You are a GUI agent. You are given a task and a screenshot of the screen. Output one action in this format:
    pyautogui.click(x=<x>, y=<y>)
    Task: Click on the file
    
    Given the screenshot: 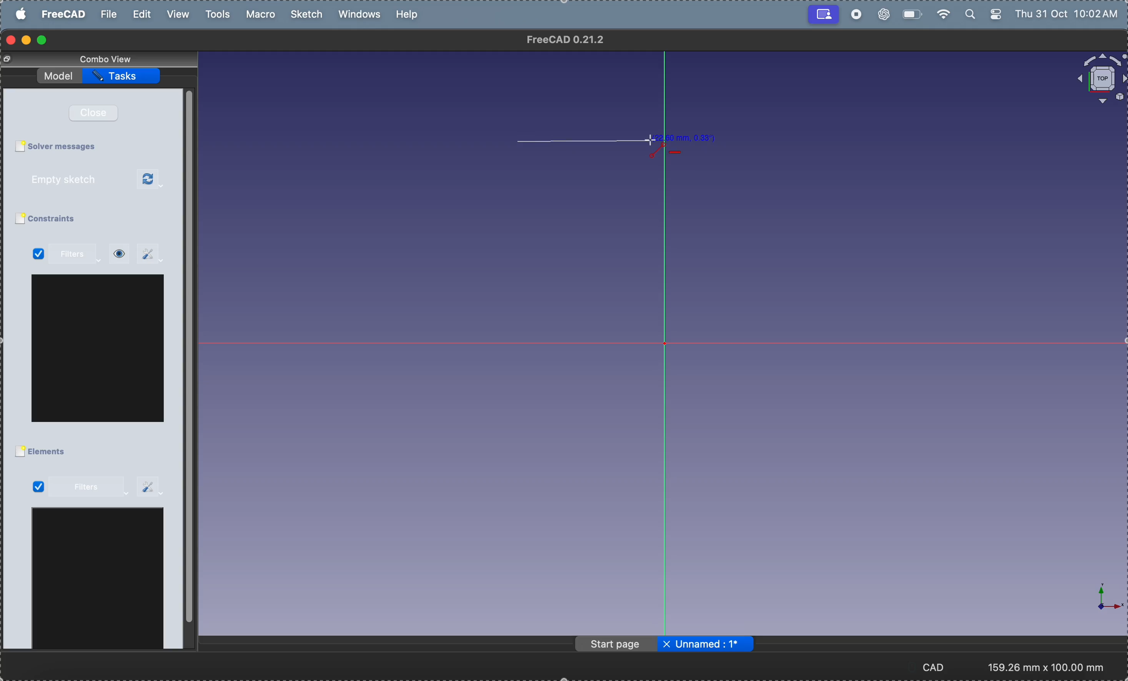 What is the action you would take?
    pyautogui.click(x=109, y=14)
    